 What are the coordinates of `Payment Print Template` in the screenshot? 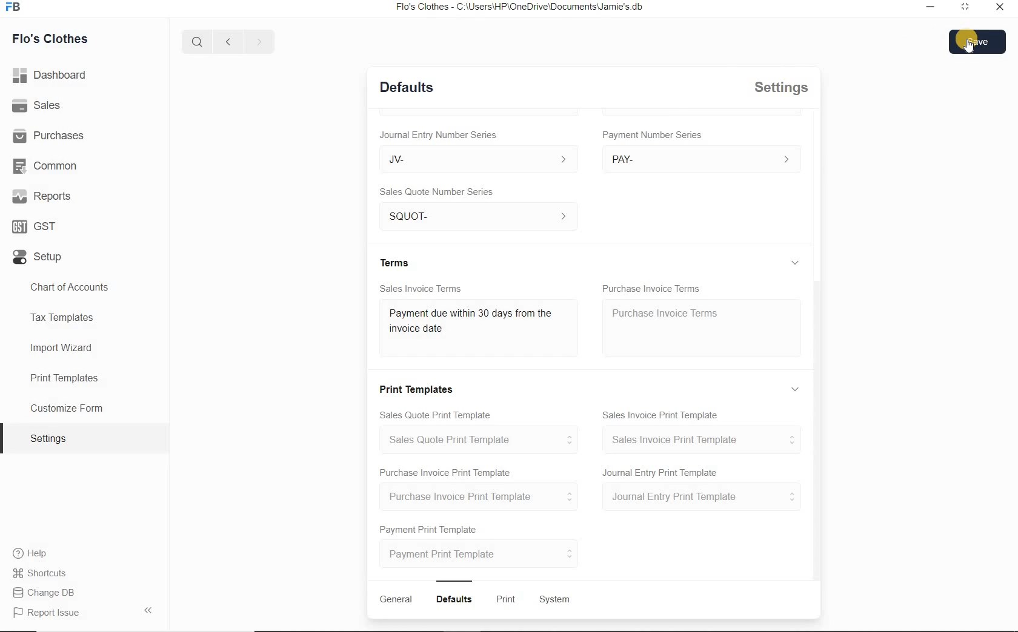 It's located at (481, 553).